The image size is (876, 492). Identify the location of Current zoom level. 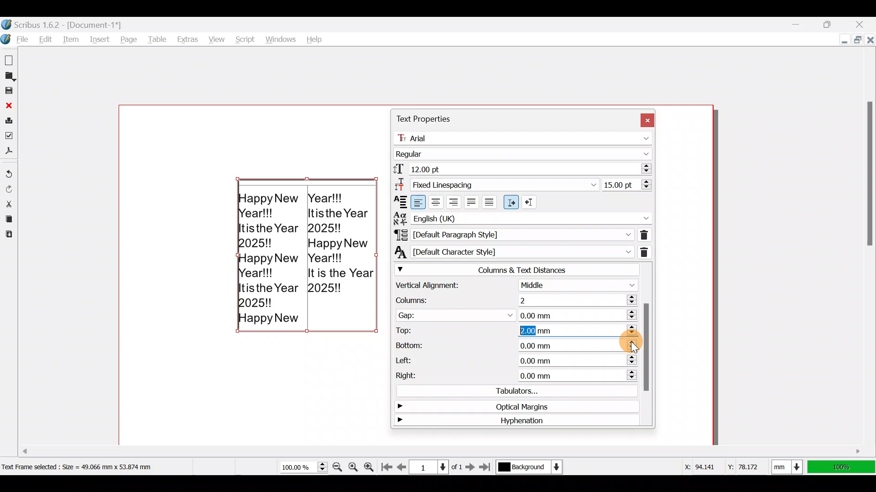
(303, 467).